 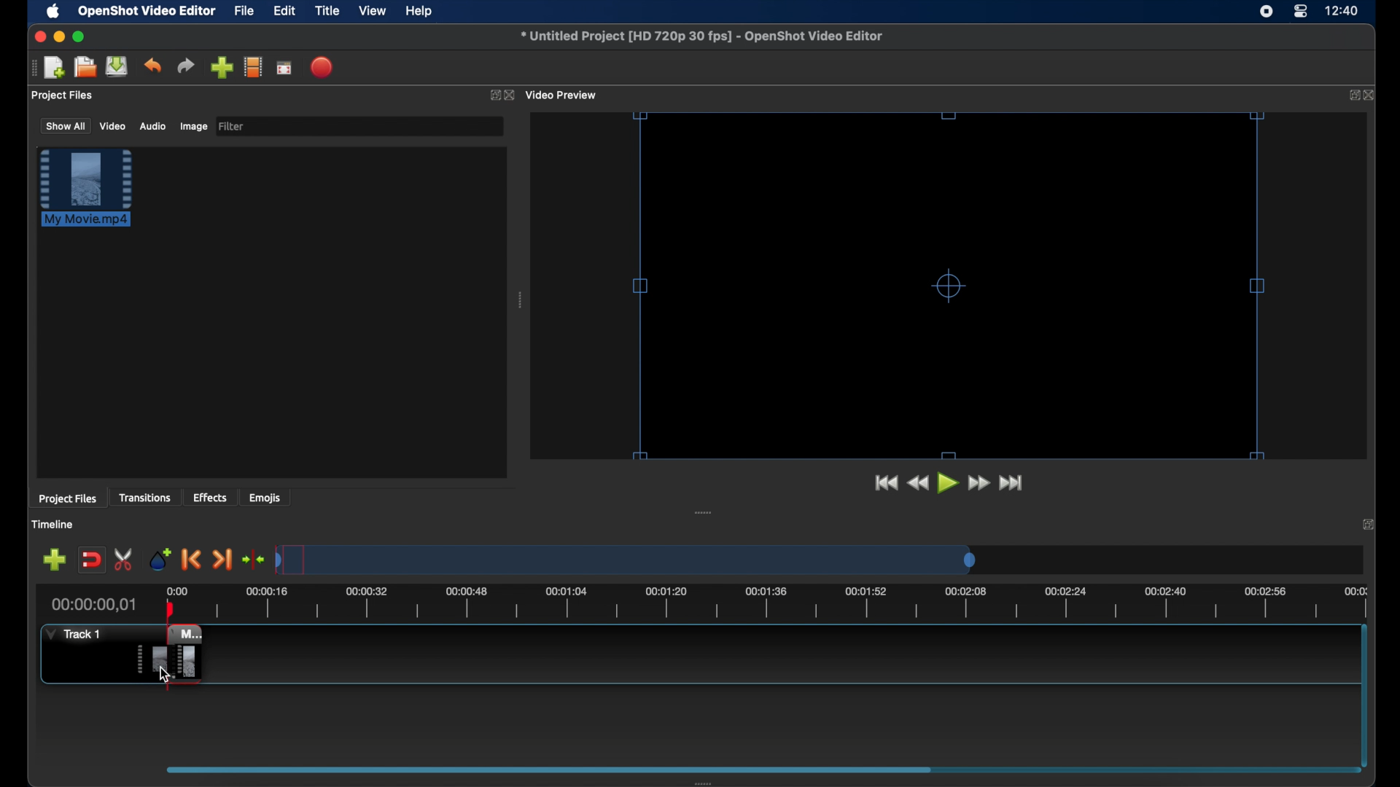 What do you see at coordinates (91, 560) in the screenshot?
I see `disable snapping` at bounding box center [91, 560].